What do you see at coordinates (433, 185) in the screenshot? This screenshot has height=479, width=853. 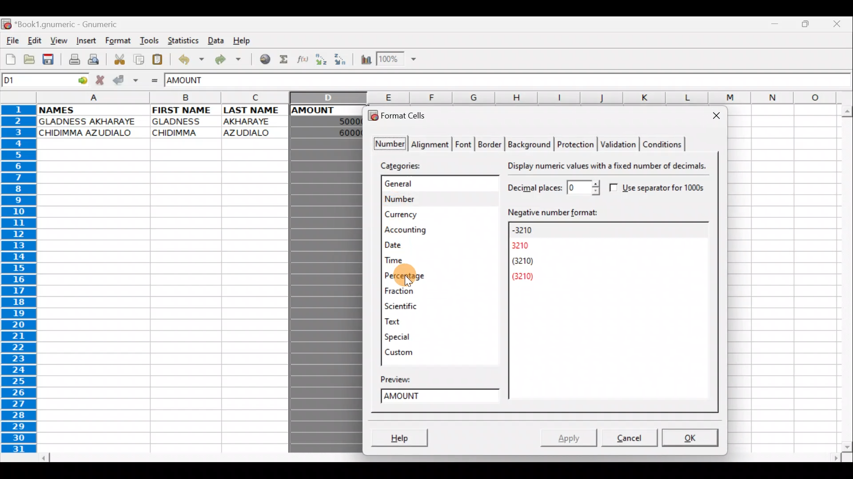 I see `General` at bounding box center [433, 185].